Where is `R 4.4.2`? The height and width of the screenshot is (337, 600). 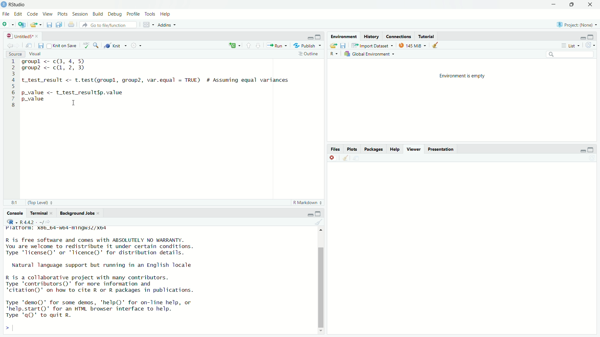 R 4.4.2 is located at coordinates (32, 222).